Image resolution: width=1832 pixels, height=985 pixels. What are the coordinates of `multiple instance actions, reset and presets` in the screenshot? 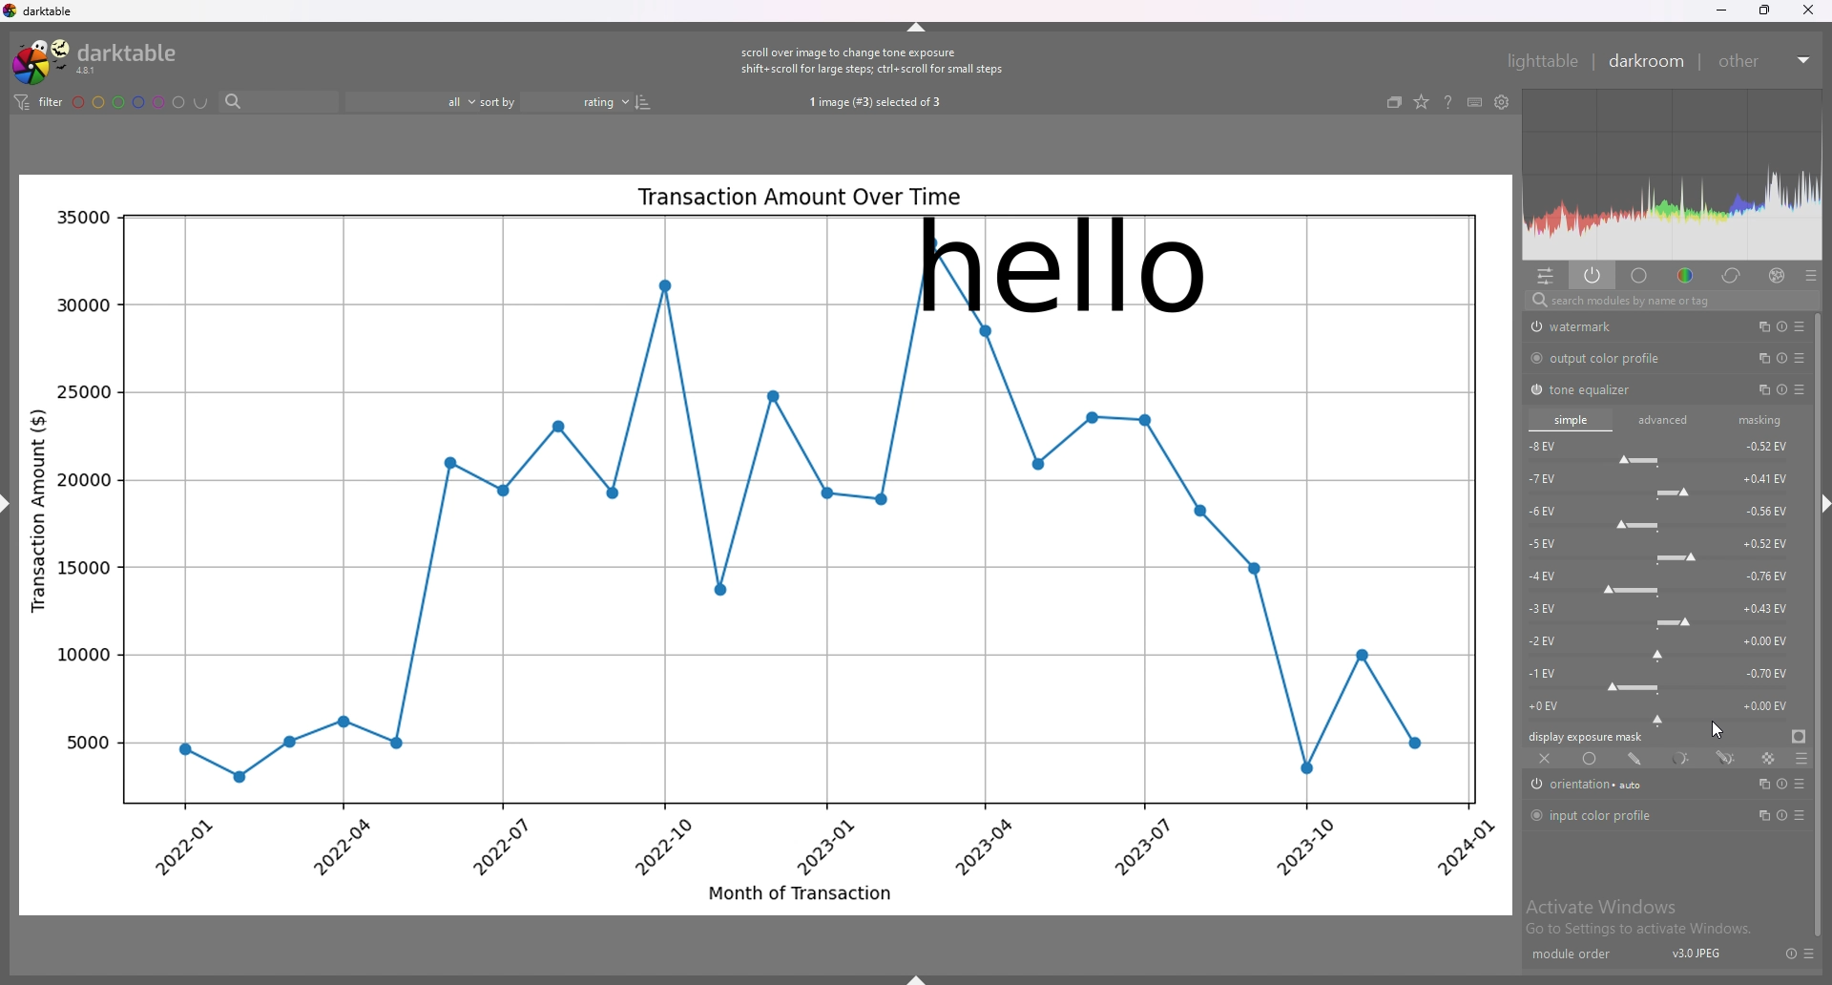 It's located at (1780, 389).